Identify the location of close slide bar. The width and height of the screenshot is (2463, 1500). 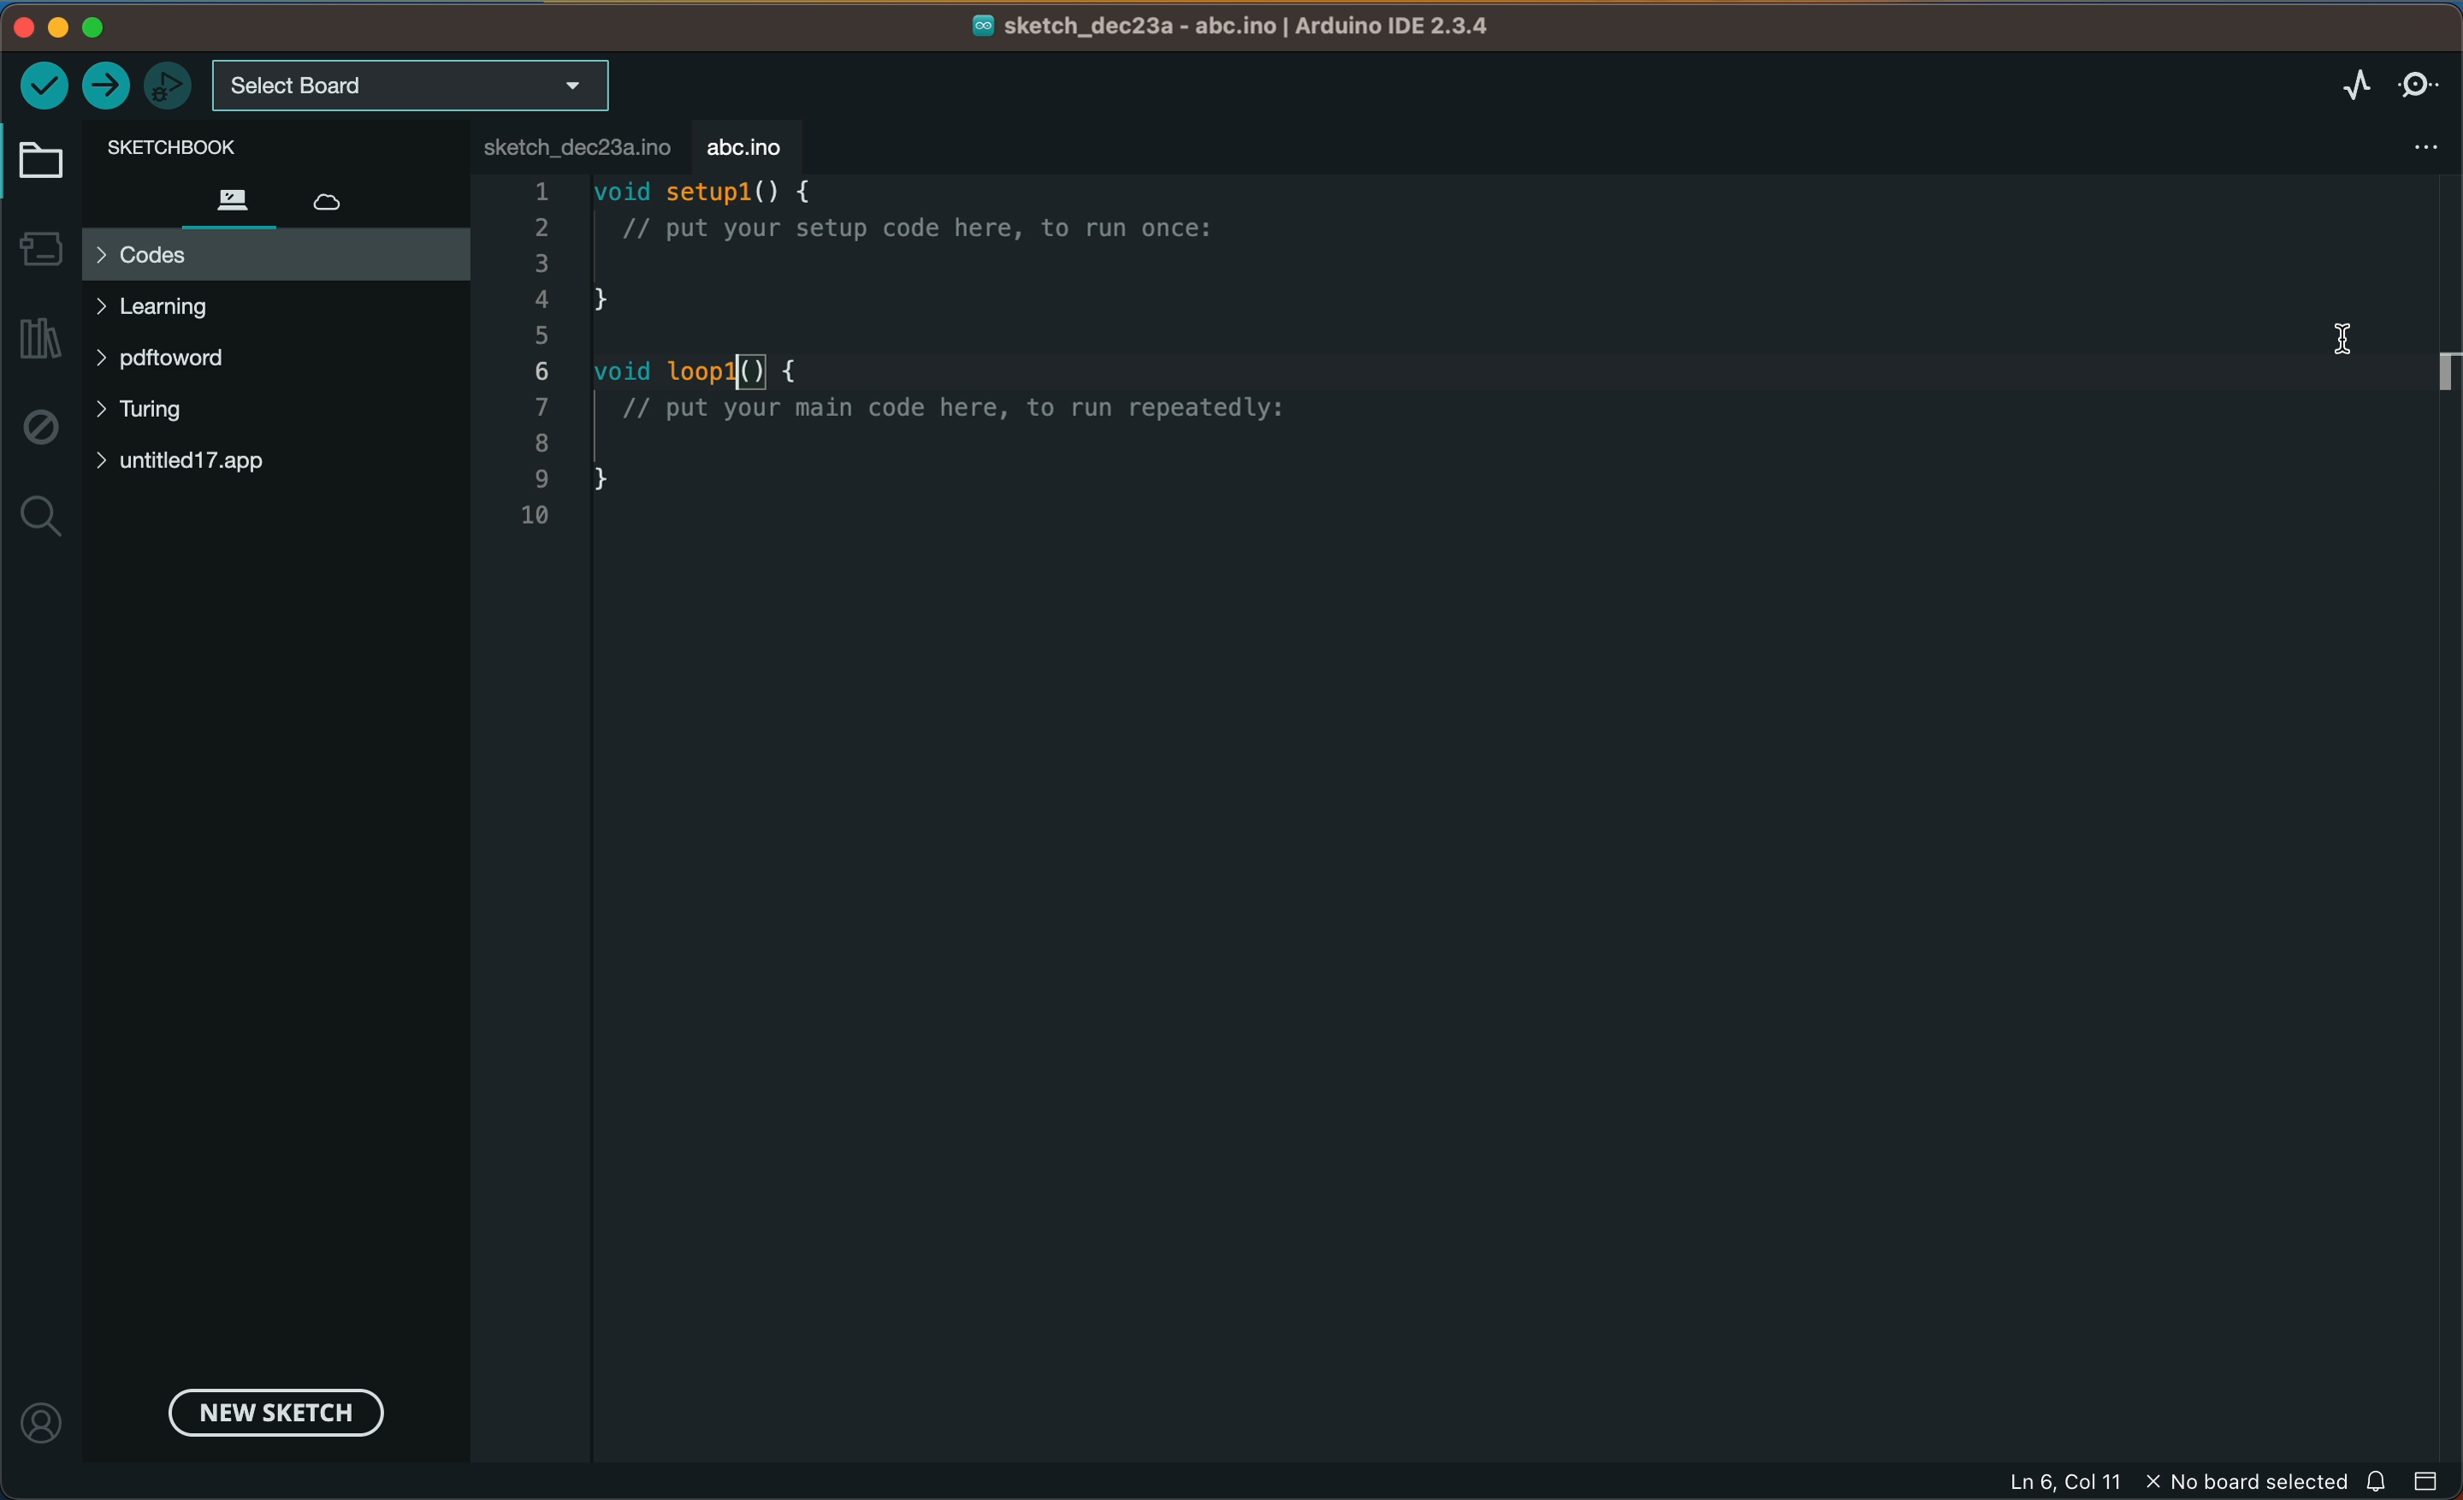
(2431, 1477).